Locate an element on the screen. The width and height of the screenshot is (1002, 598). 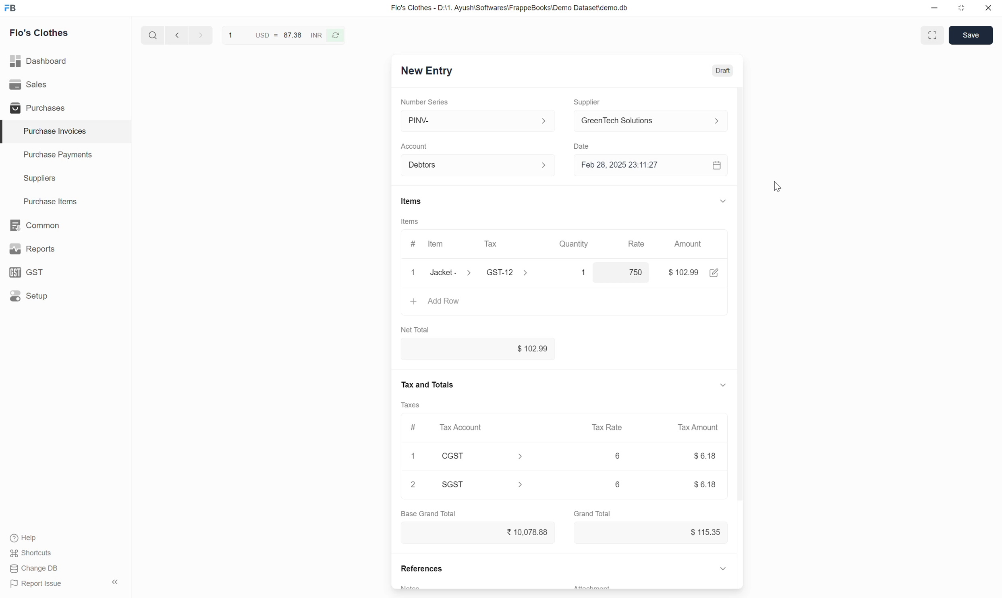
Cursor is located at coordinates (778, 186).